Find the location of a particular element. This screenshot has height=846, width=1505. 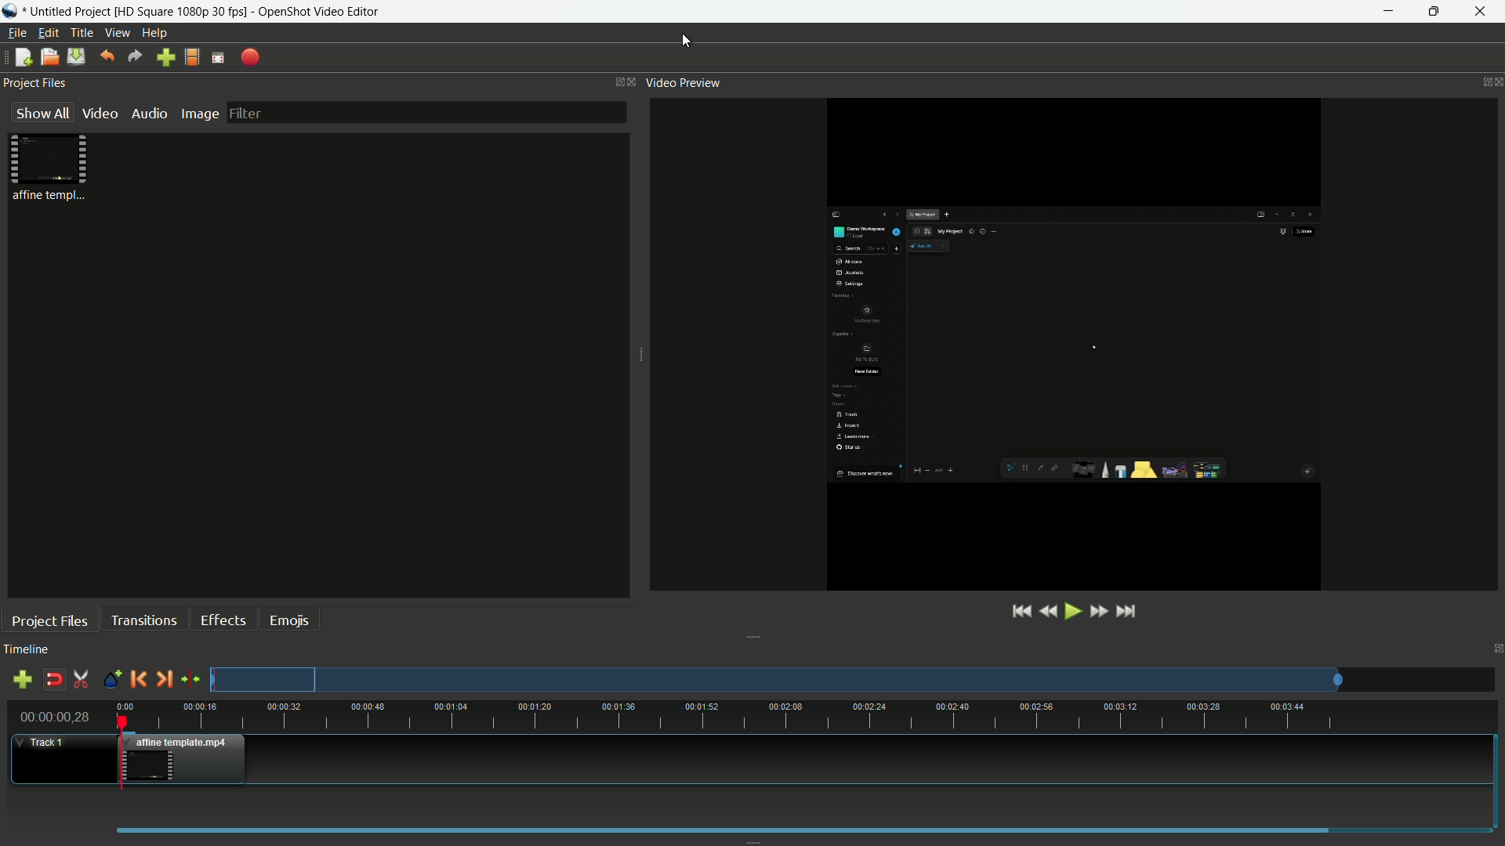

video preview is located at coordinates (683, 82).